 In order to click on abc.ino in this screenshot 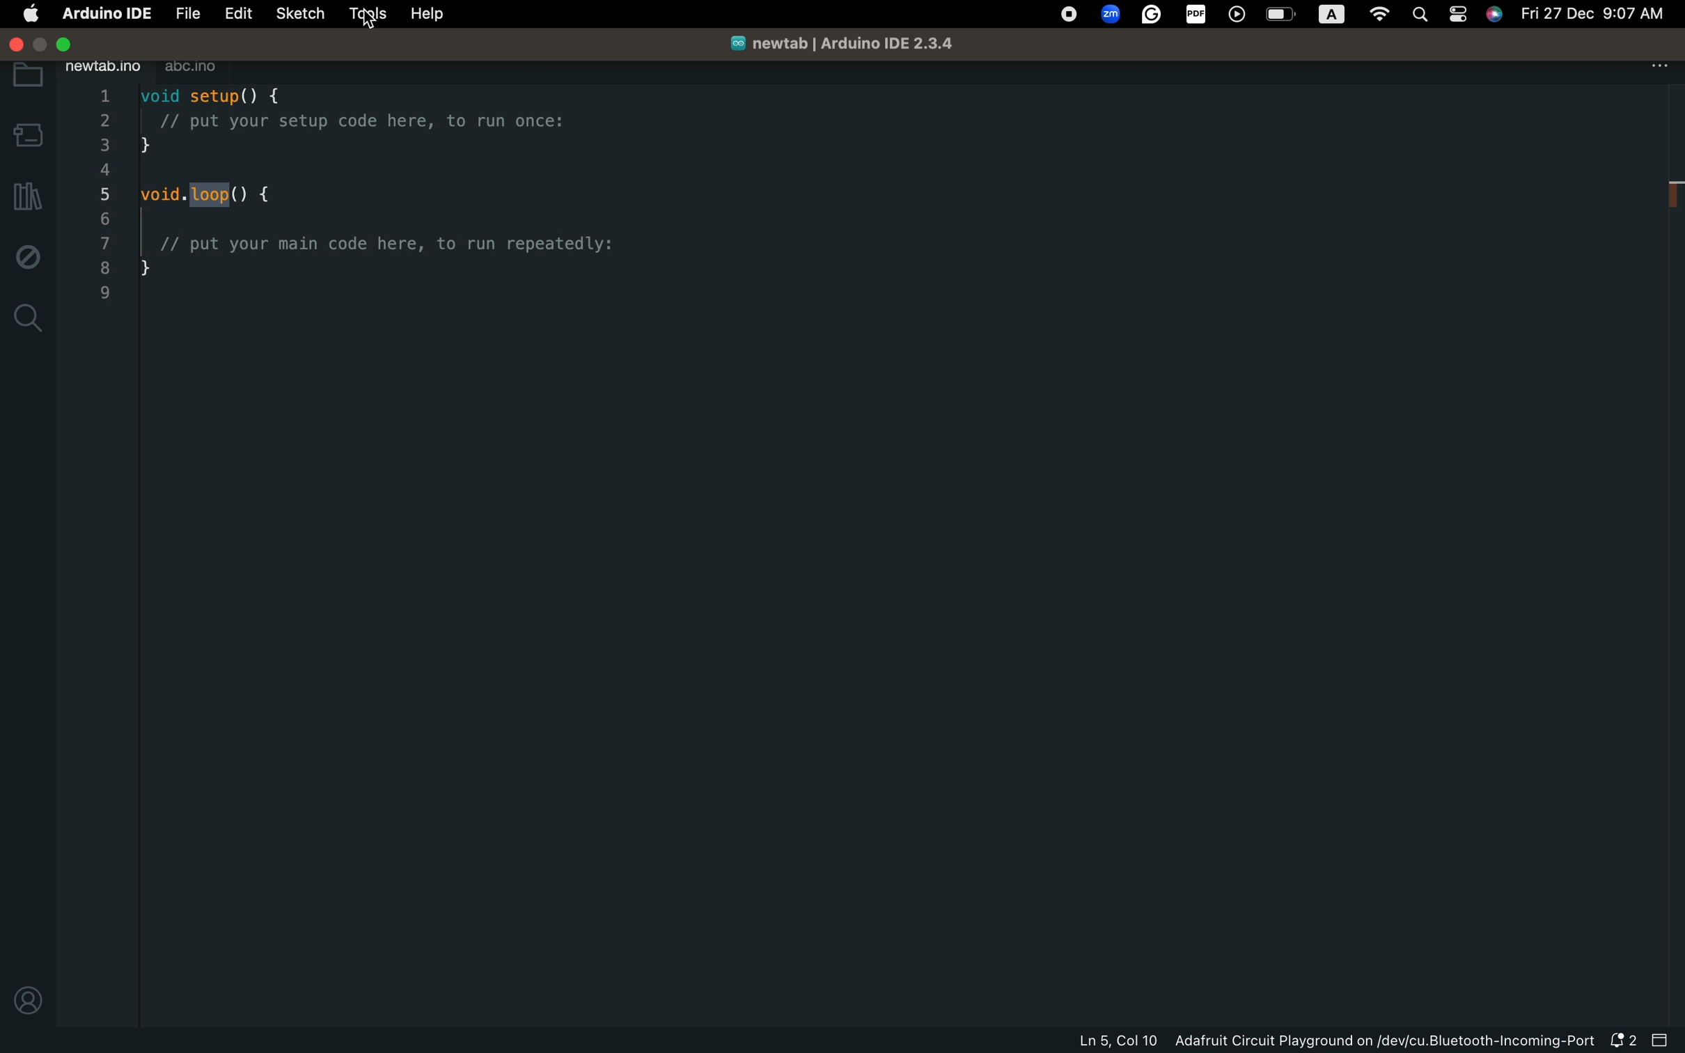, I will do `click(199, 69)`.